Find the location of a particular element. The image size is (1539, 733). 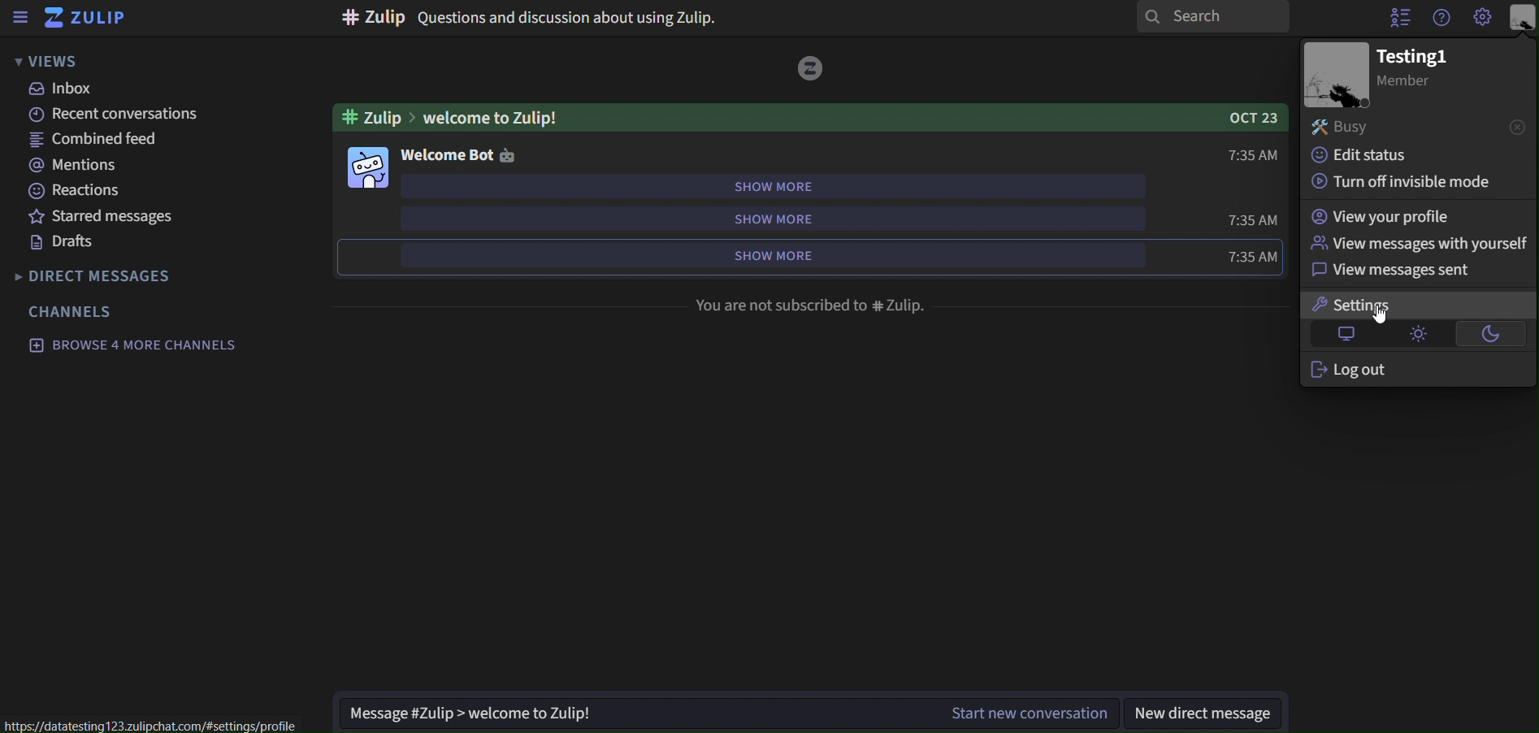

busy is located at coordinates (1398, 127).